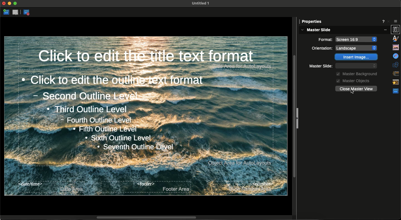 This screenshot has width=401, height=220. I want to click on Landscape, so click(357, 38).